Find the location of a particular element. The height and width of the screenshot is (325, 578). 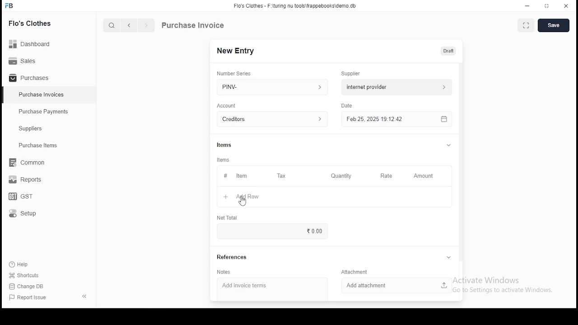

purchase information is located at coordinates (193, 26).